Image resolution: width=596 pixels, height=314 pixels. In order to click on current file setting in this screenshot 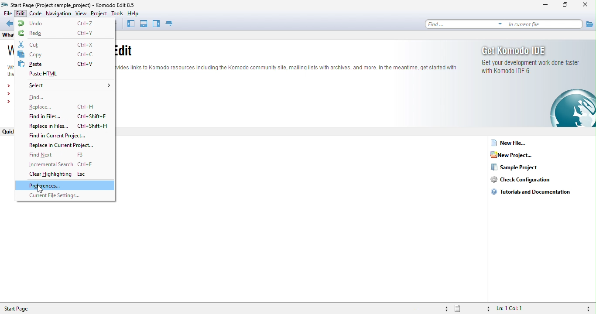, I will do `click(61, 197)`.